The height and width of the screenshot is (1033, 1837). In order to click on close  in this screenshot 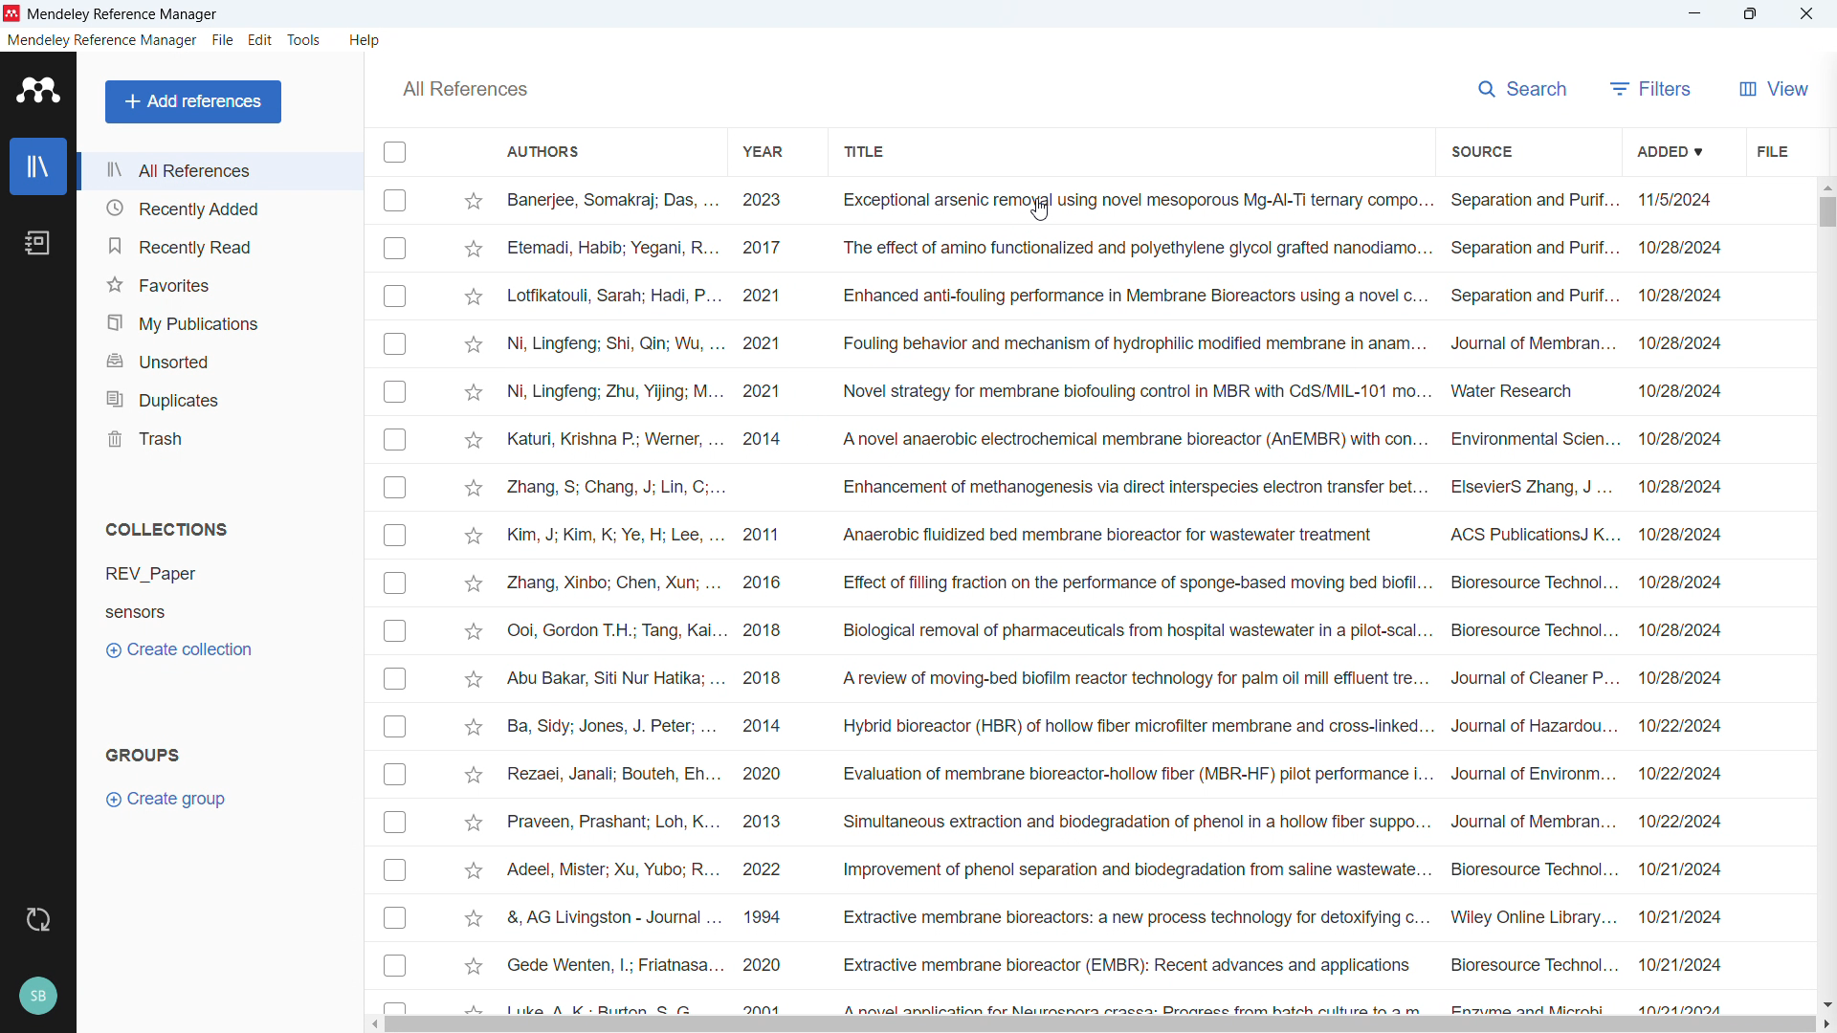, I will do `click(1804, 13)`.